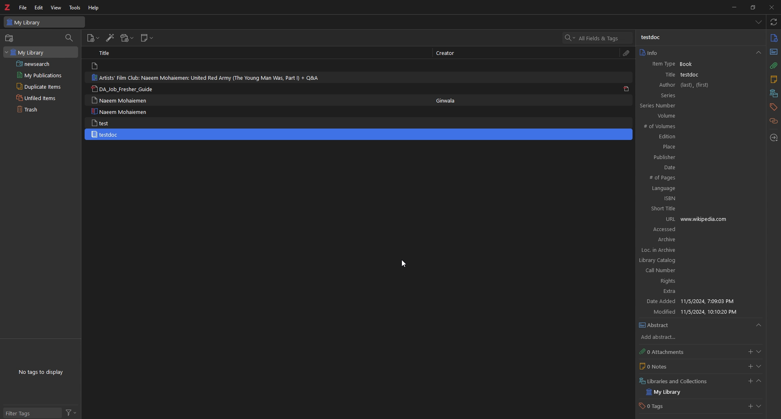  What do you see at coordinates (759, 381) in the screenshot?
I see `collapse` at bounding box center [759, 381].